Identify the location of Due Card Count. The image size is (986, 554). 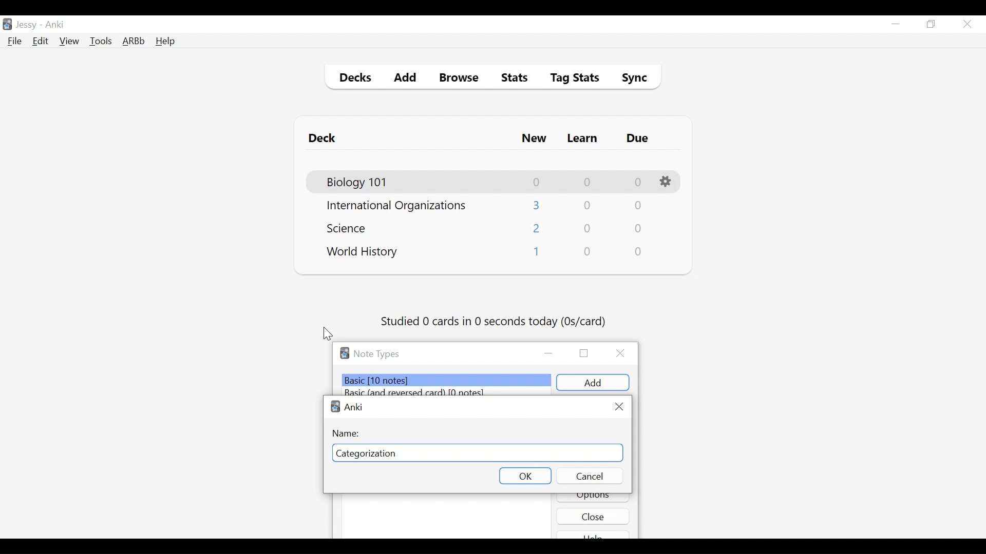
(639, 229).